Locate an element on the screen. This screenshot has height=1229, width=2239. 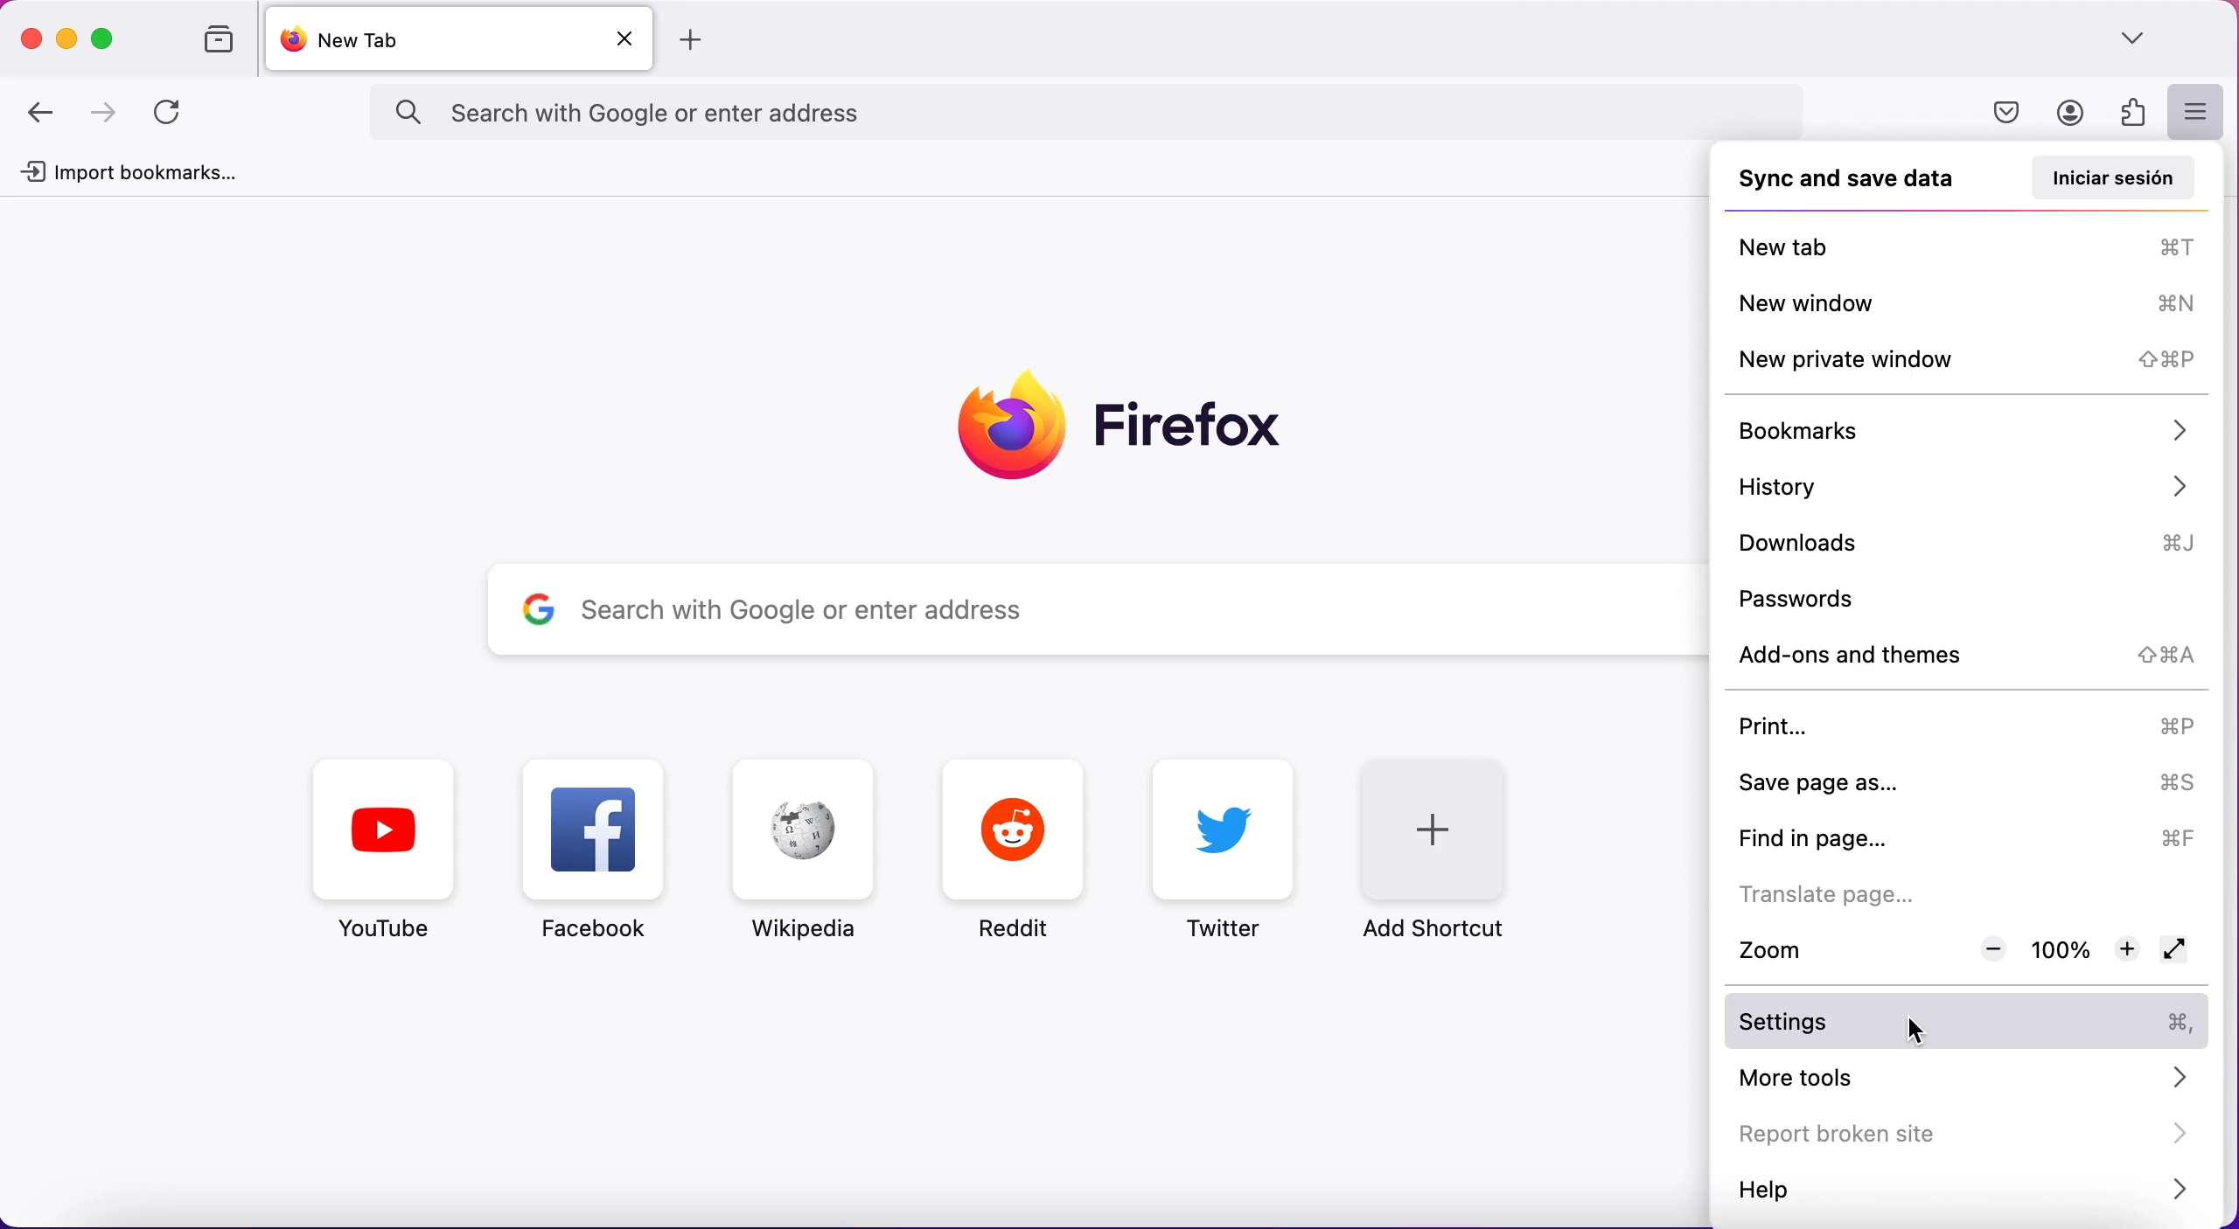
search with google or enter address is located at coordinates (1054, 613).